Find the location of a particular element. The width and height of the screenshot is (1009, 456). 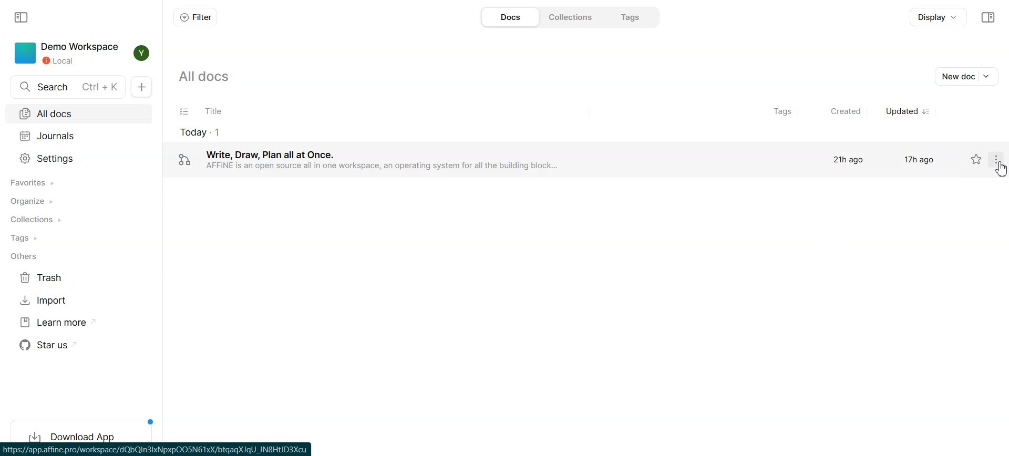

Tags is located at coordinates (79, 239).